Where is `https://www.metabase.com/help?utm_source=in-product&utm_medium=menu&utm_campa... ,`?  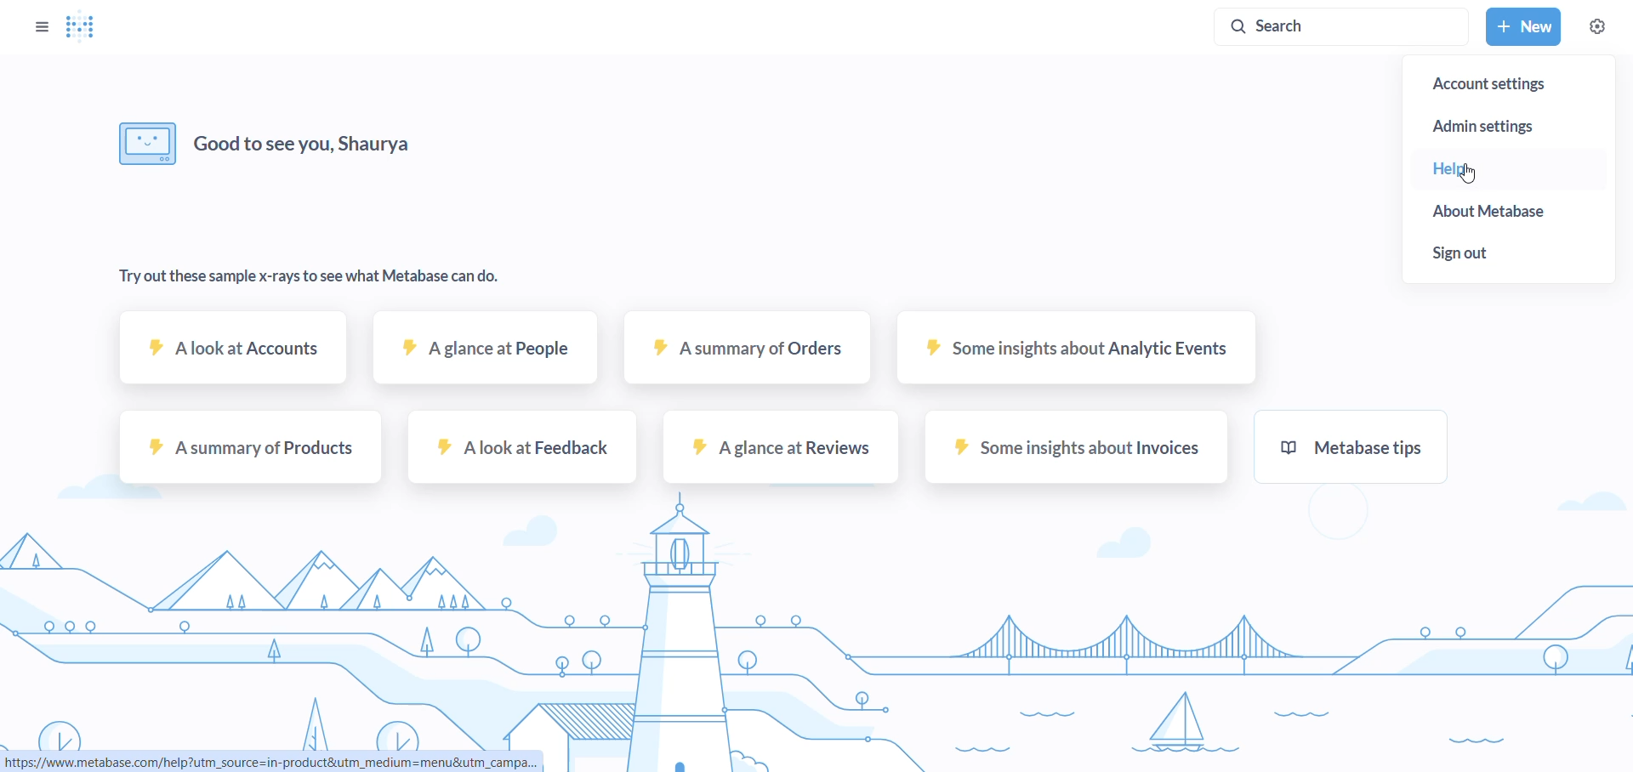
https://www.metabase.com/help?utm_source=in-product&utm_medium=menu&utm_campa... , is located at coordinates (272, 763).